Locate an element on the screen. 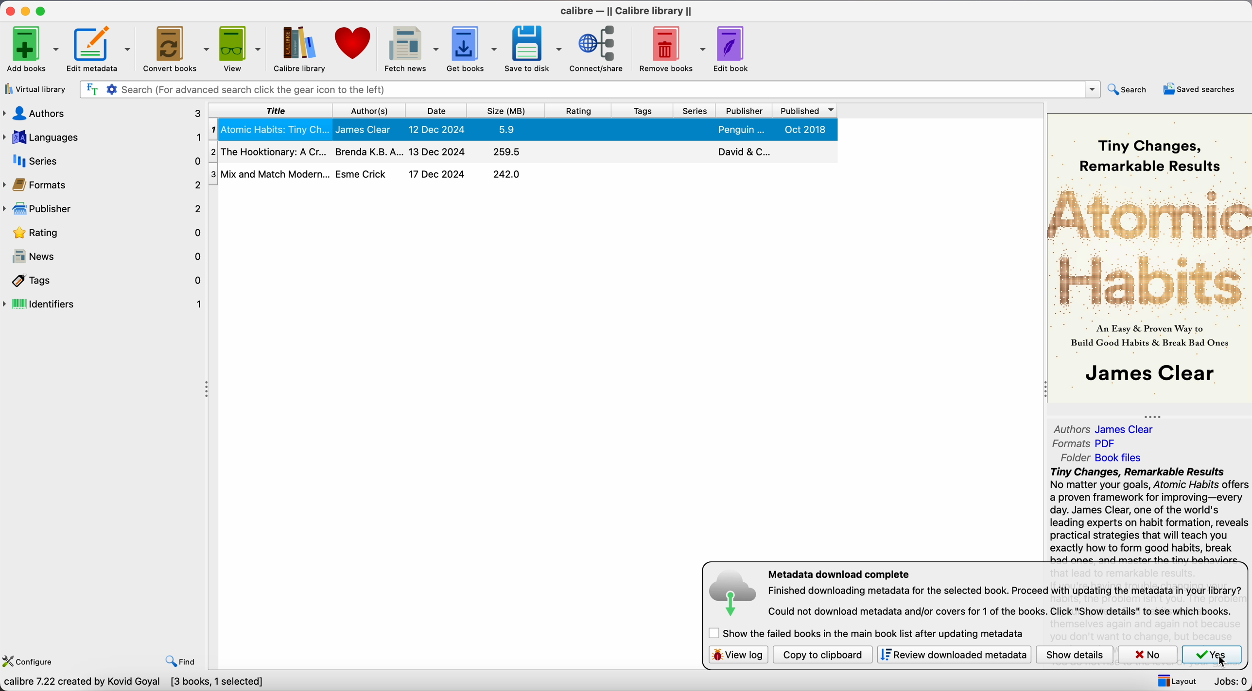 The image size is (1252, 691). authors is located at coordinates (372, 110).